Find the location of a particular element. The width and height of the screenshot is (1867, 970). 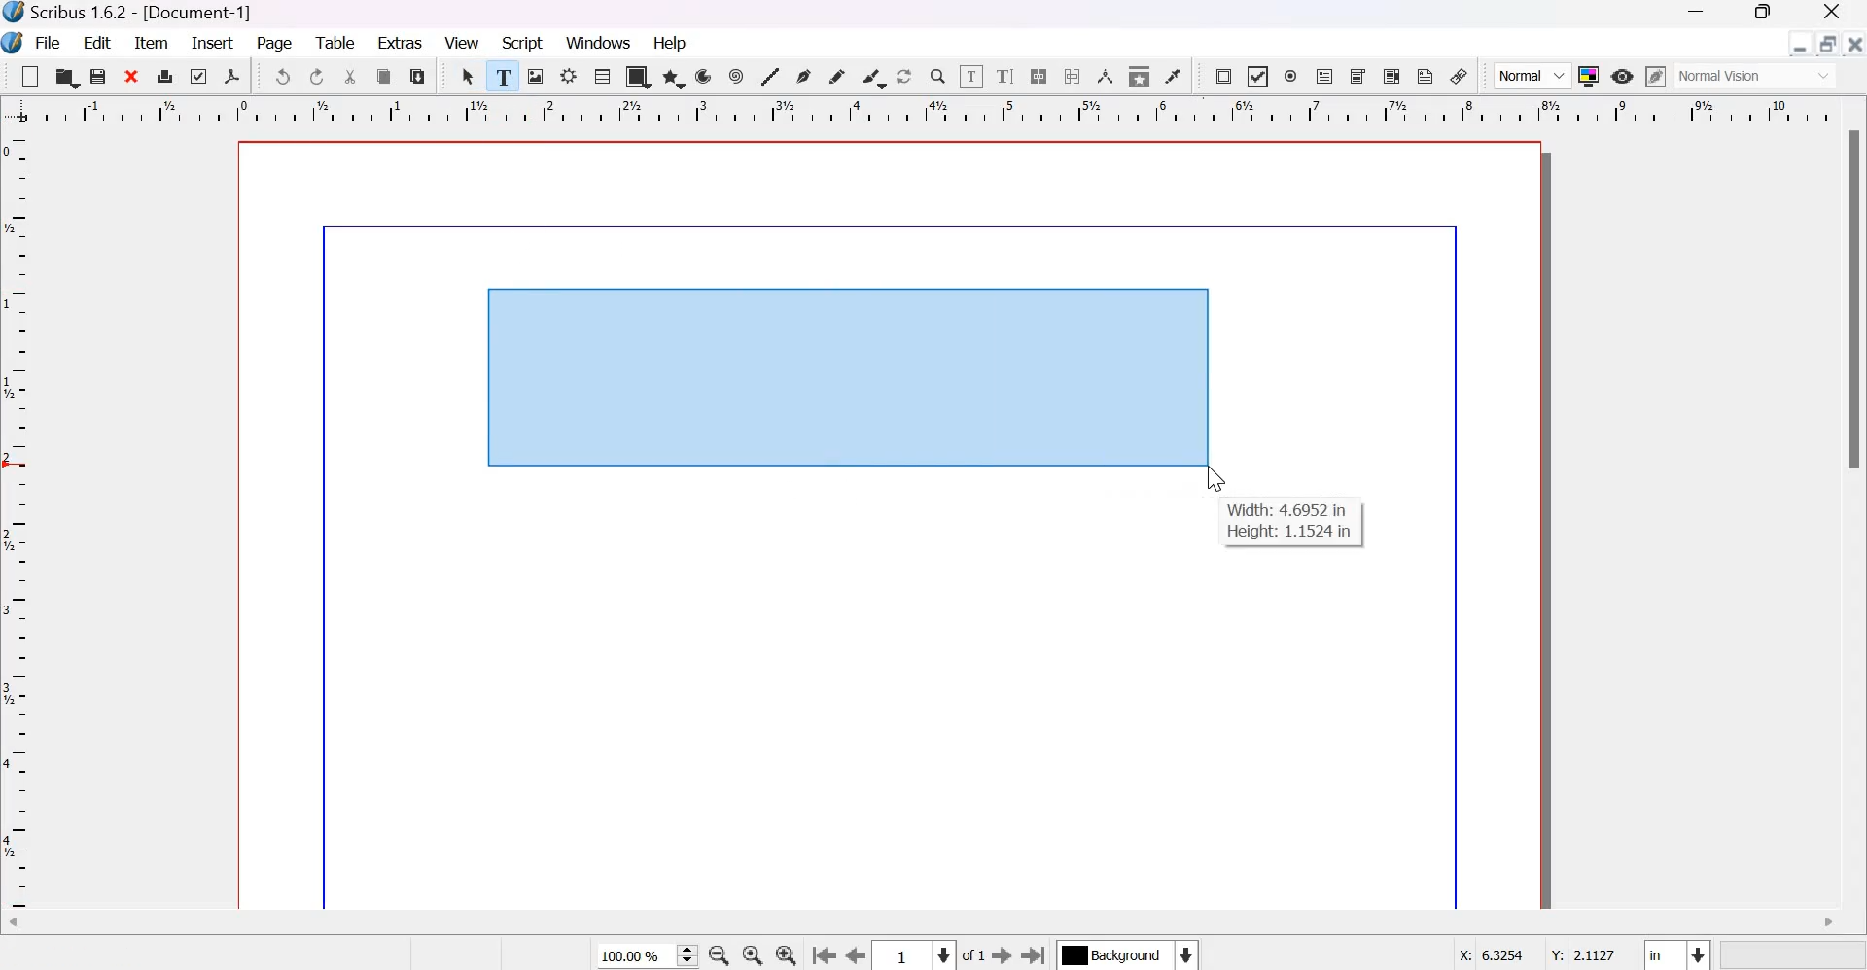

Normal is located at coordinates (1532, 76).